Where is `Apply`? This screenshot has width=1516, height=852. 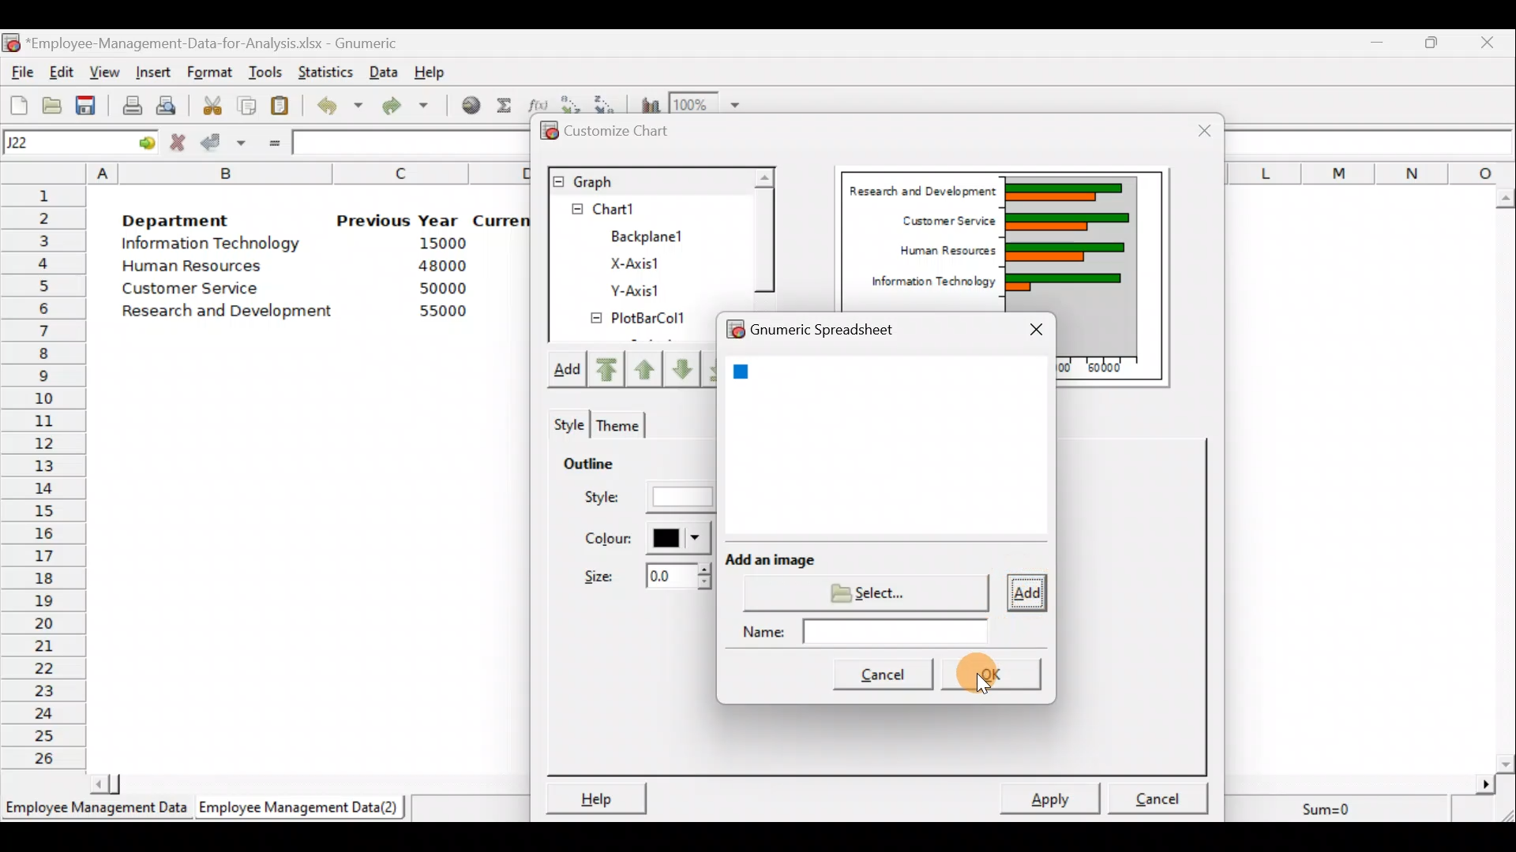
Apply is located at coordinates (1053, 798).